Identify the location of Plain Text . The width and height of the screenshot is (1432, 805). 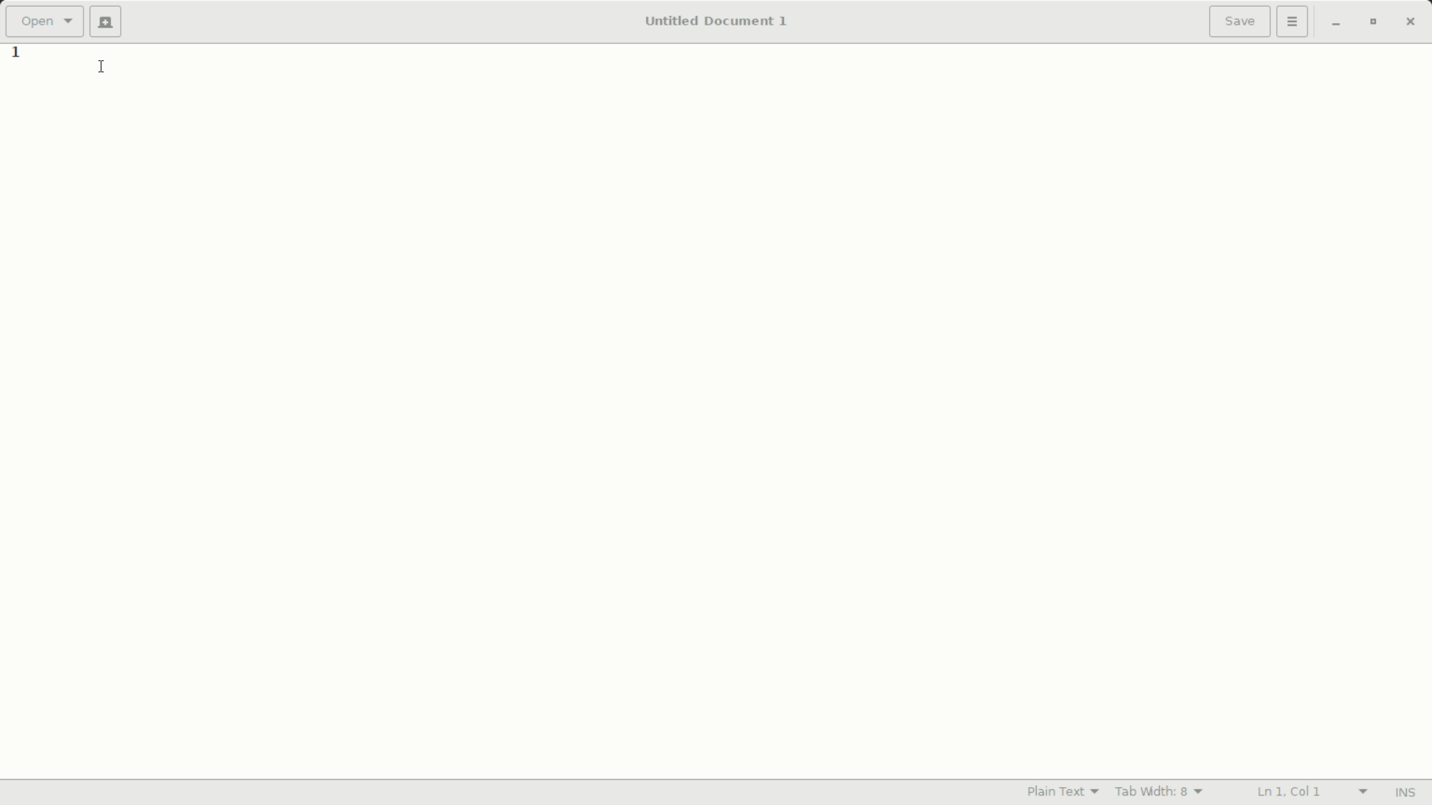
(1063, 792).